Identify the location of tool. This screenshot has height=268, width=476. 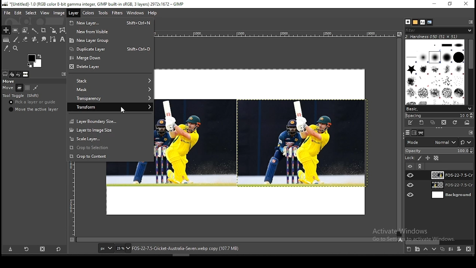
(421, 166).